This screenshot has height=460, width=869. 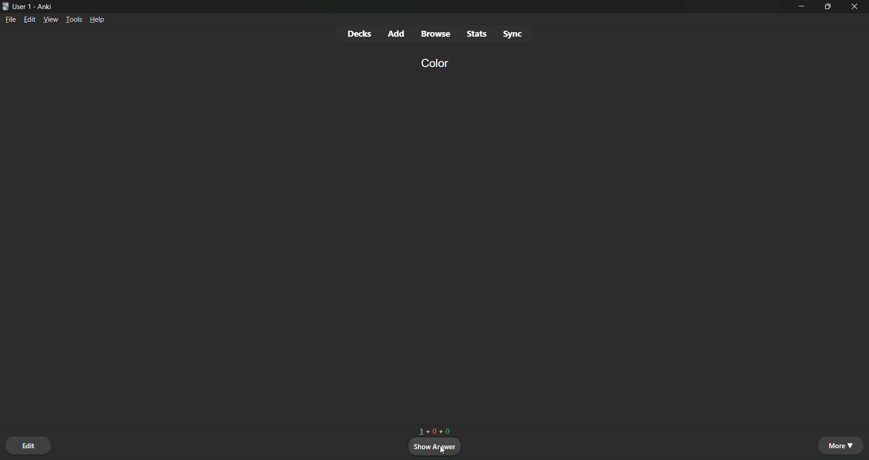 What do you see at coordinates (29, 21) in the screenshot?
I see `edit` at bounding box center [29, 21].